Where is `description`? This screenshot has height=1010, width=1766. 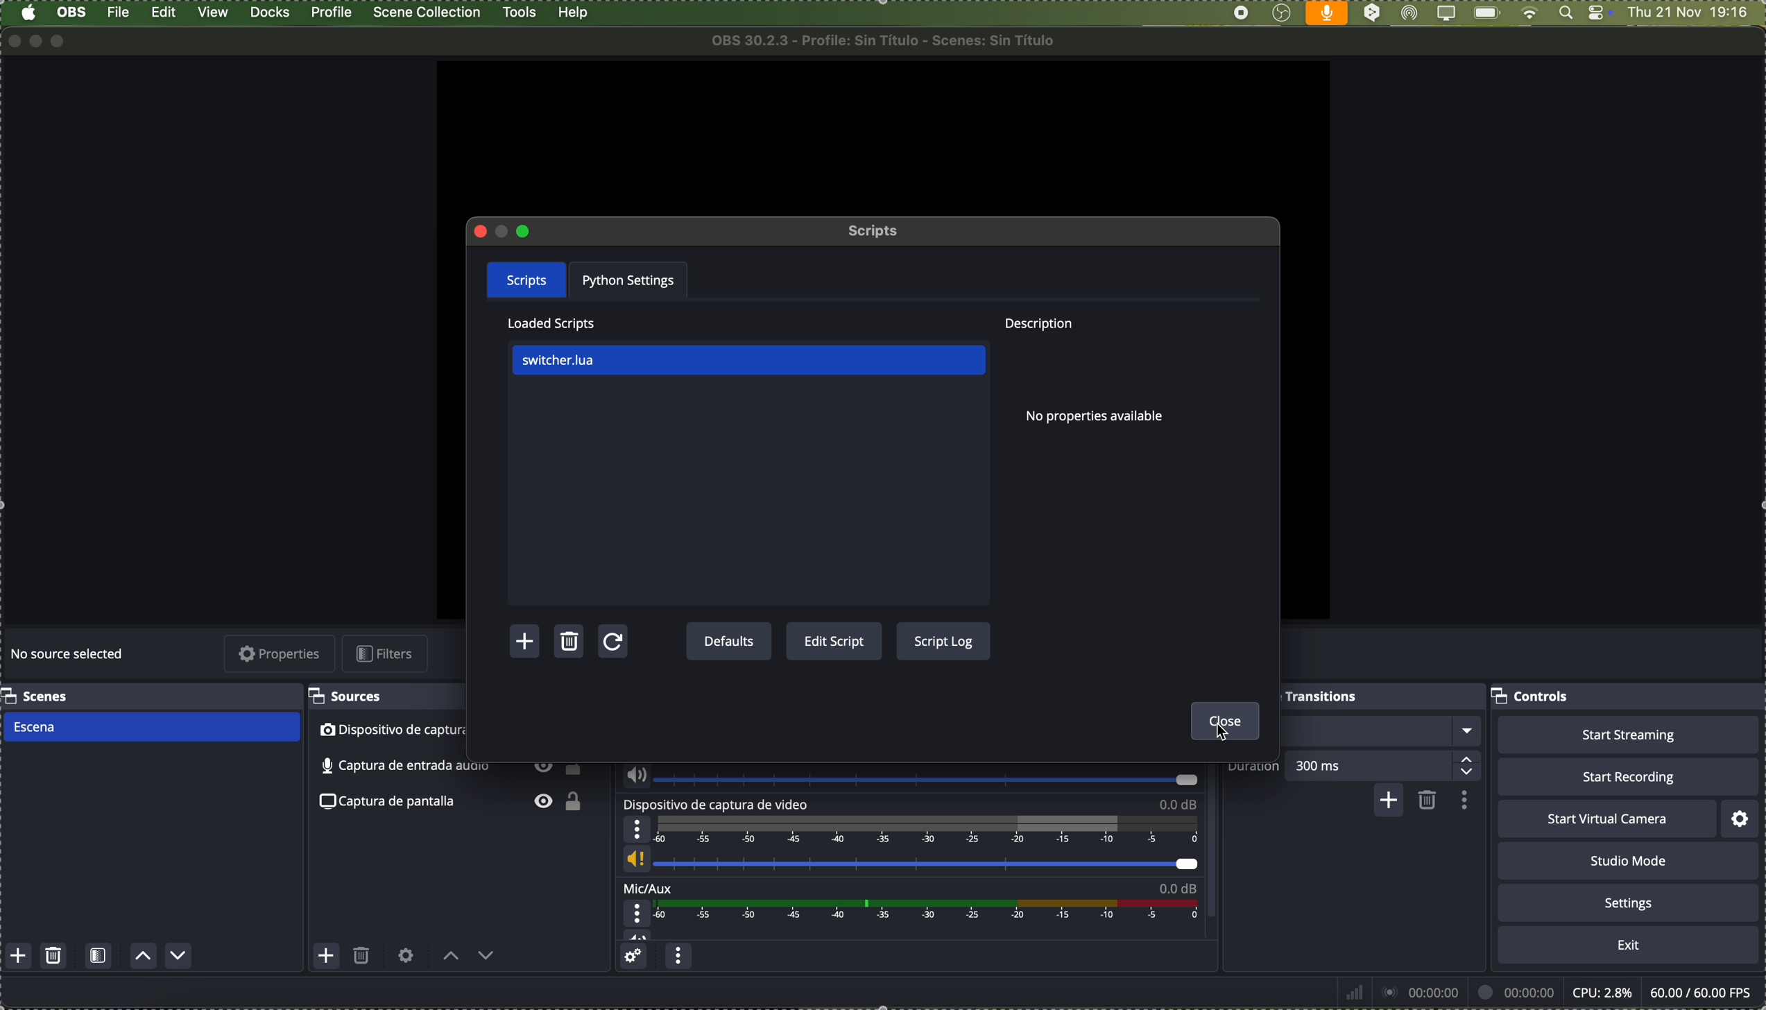
description is located at coordinates (1036, 325).